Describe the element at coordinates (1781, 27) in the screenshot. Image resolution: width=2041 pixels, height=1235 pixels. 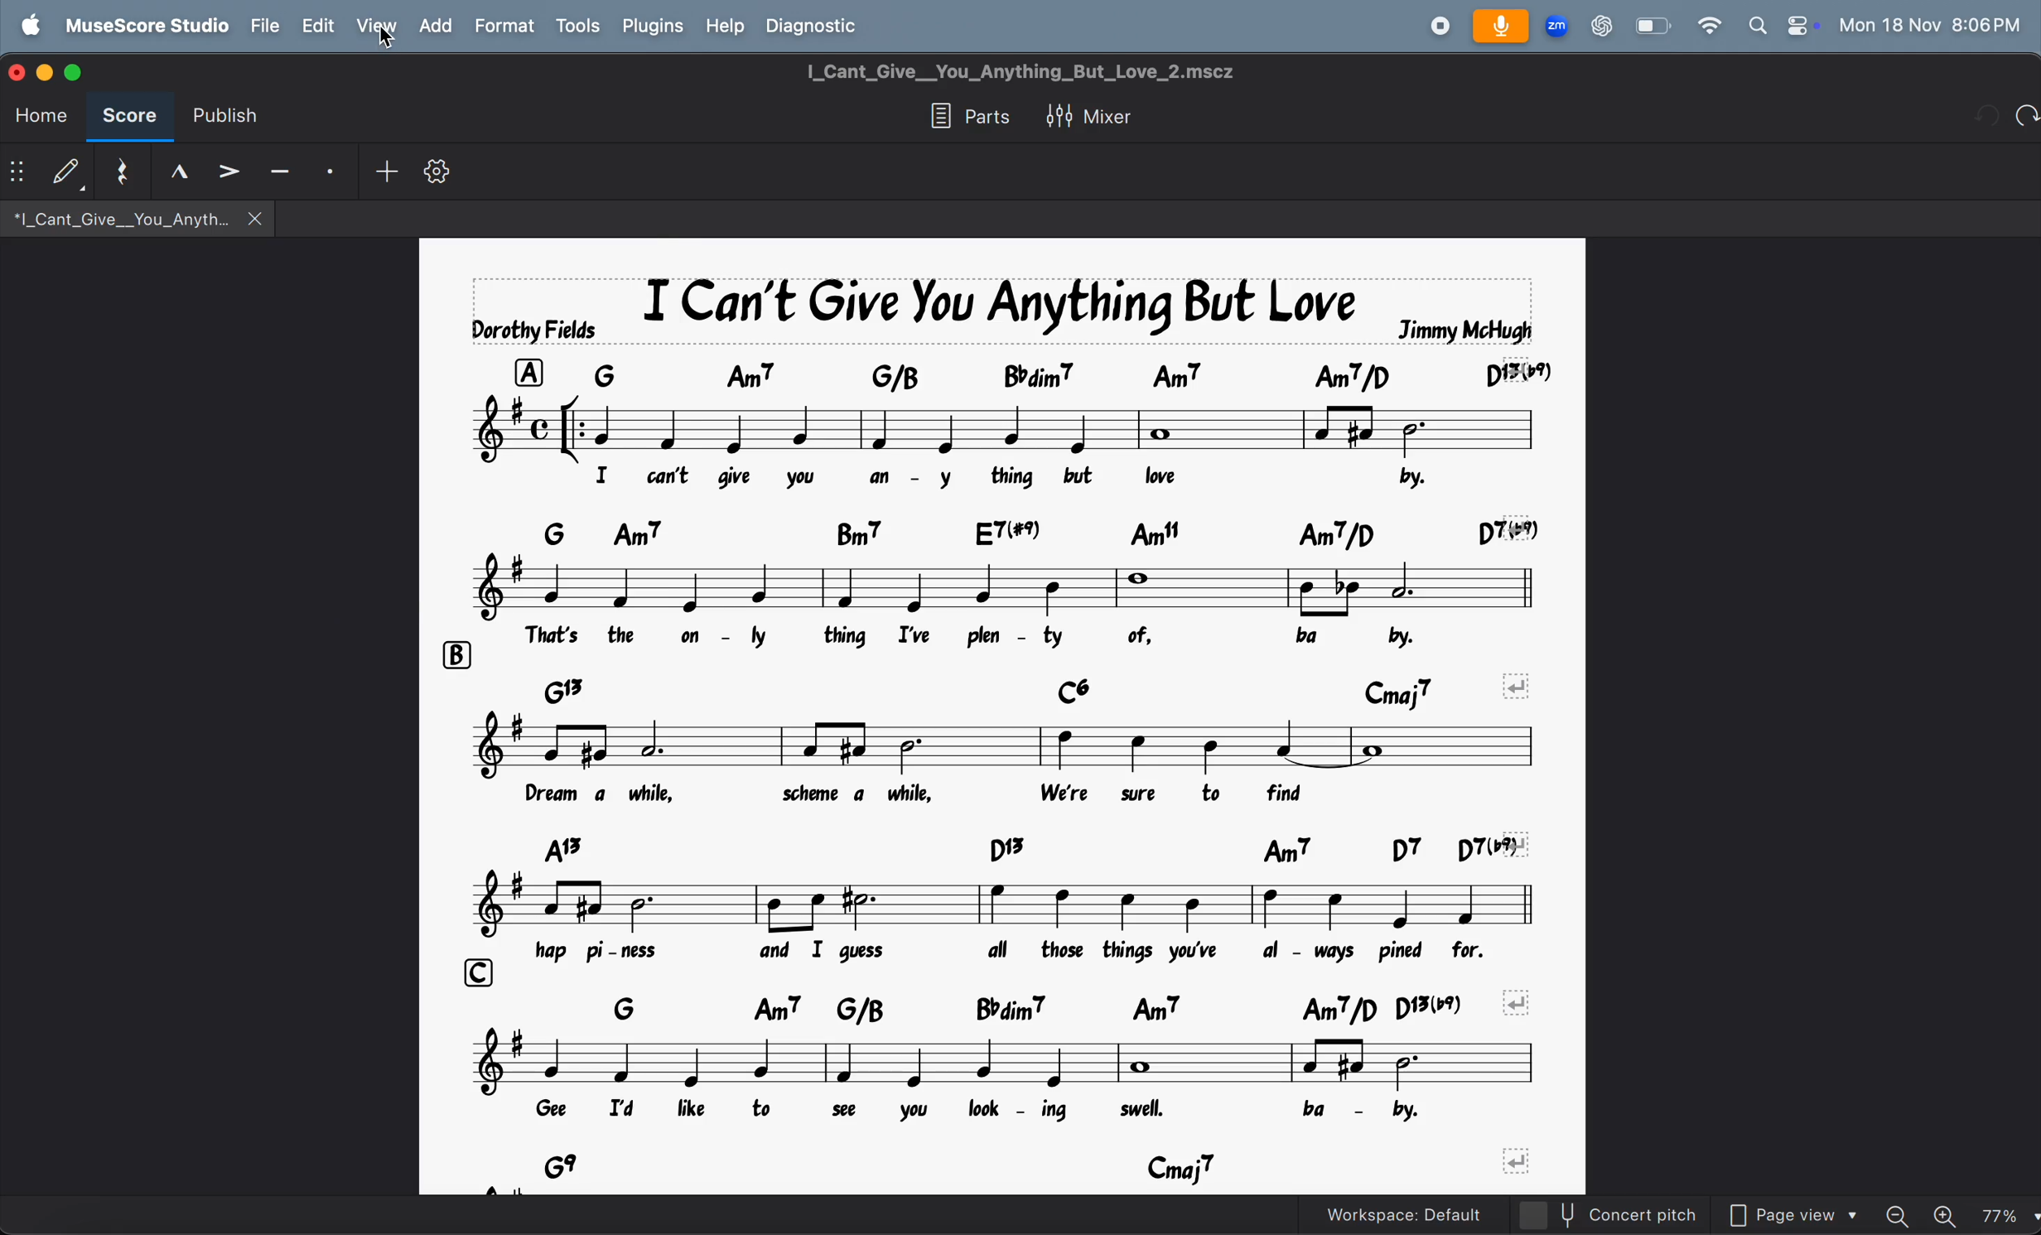
I see `apple widgets` at that location.